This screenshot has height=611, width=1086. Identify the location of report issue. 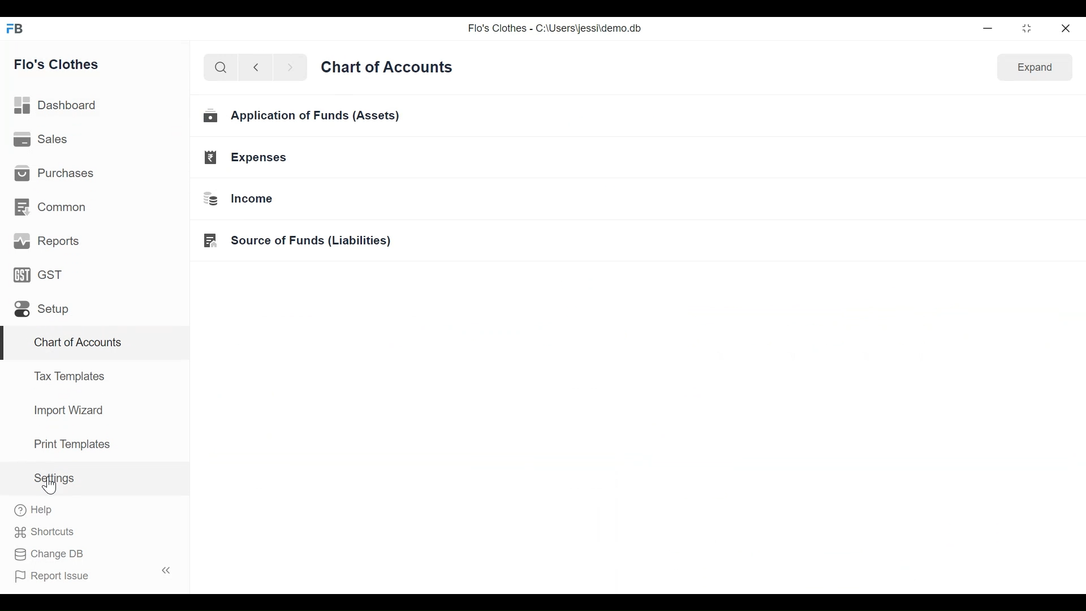
(52, 576).